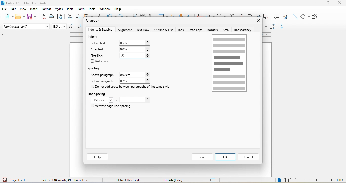 The image size is (346, 183). What do you see at coordinates (102, 75) in the screenshot?
I see `above paragraph` at bounding box center [102, 75].